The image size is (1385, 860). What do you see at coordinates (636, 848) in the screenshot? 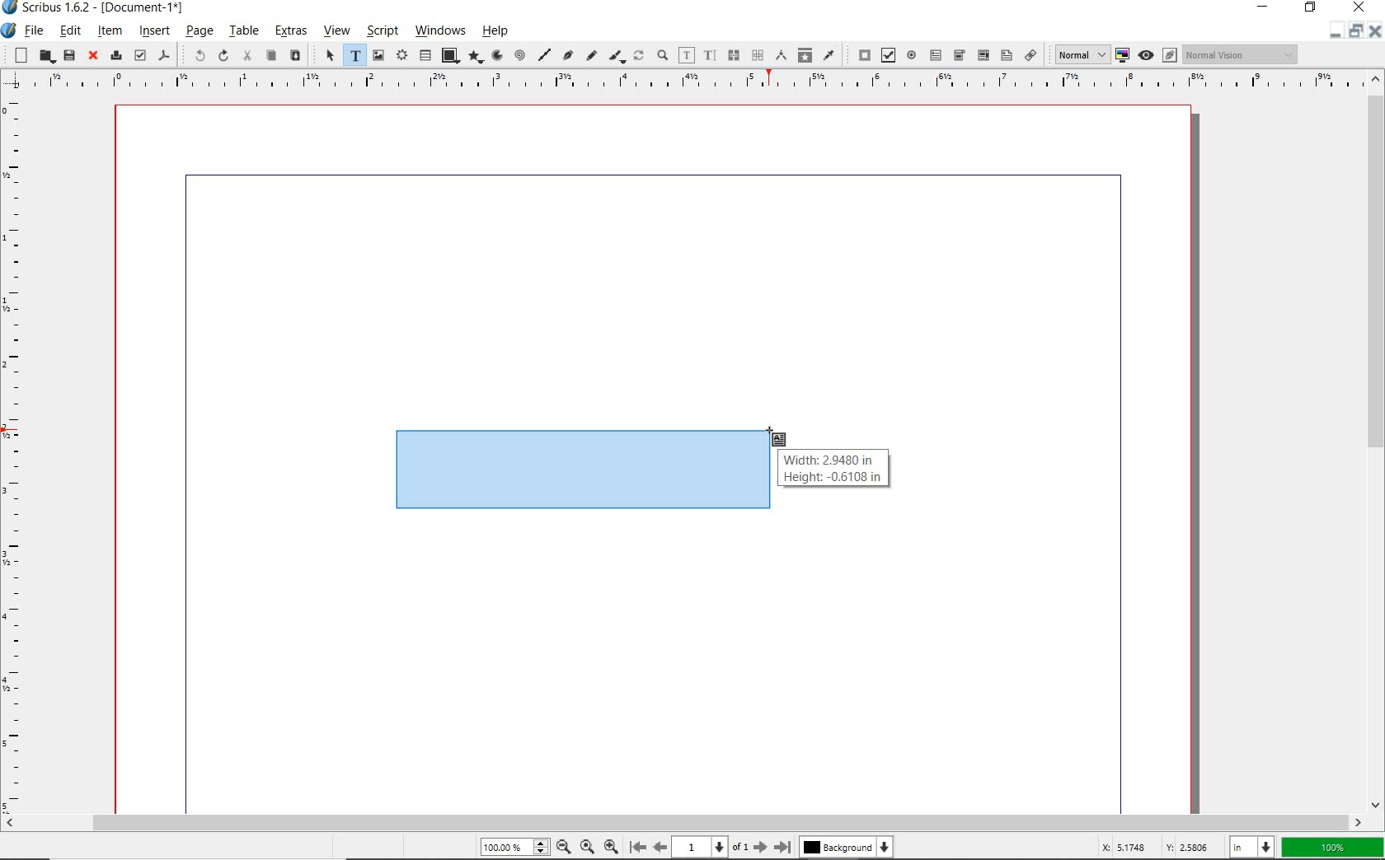
I see `First page` at bounding box center [636, 848].